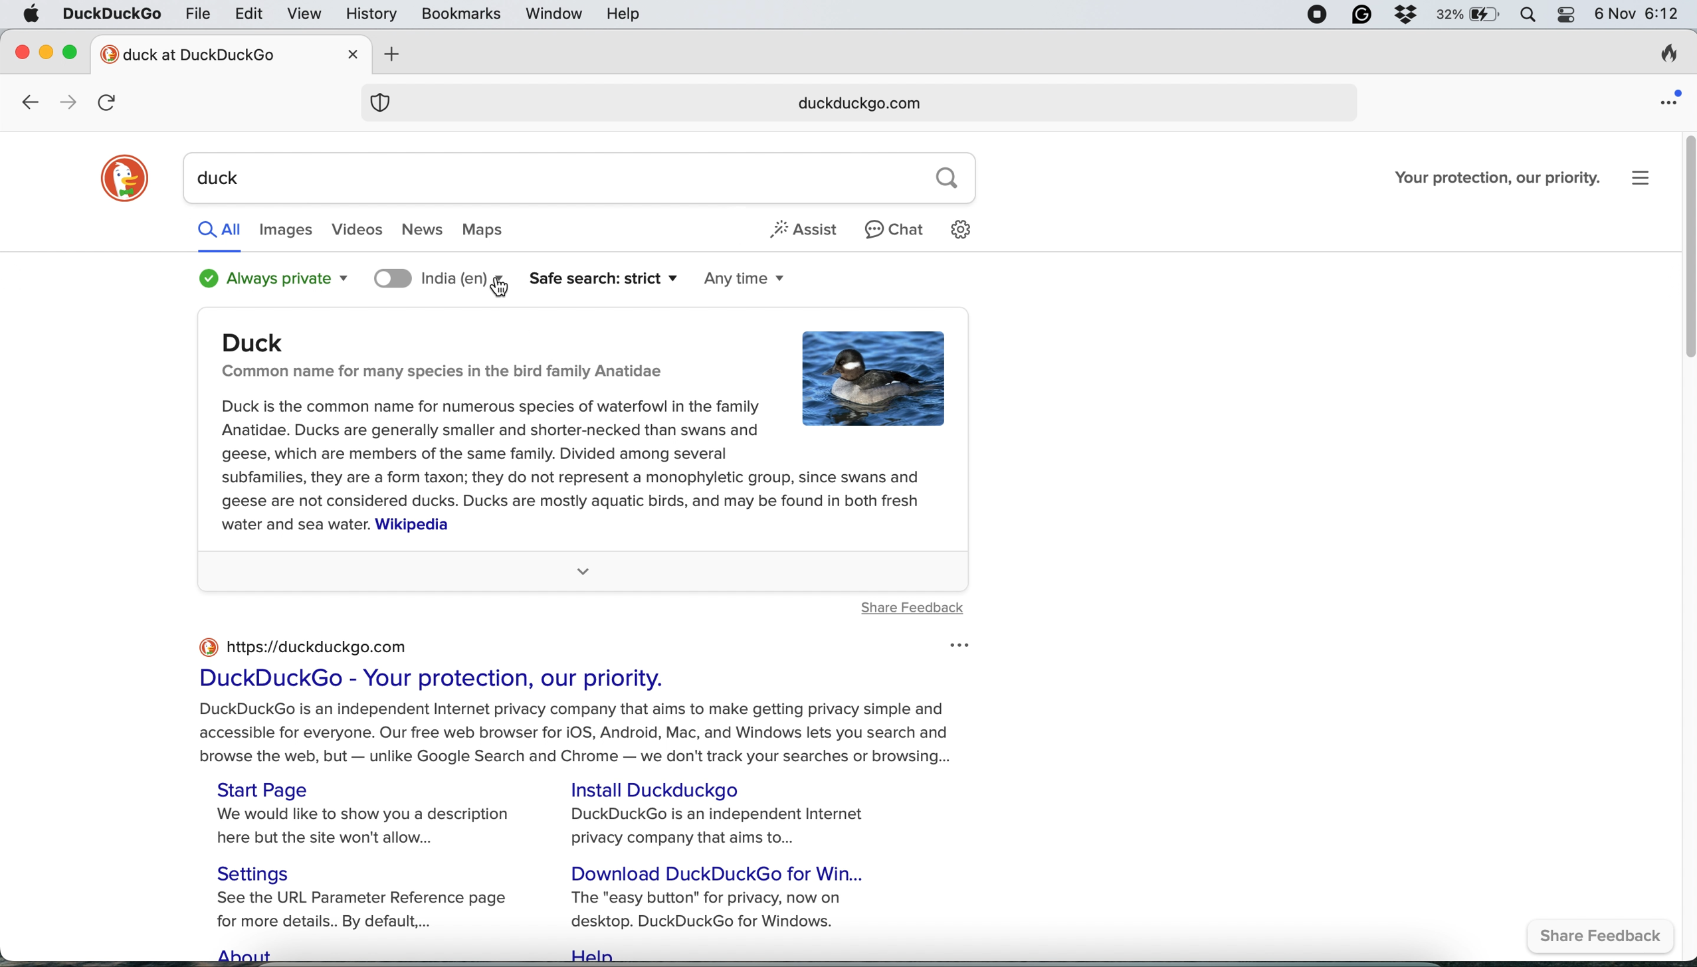  I want to click on Wikipedia, so click(413, 525).